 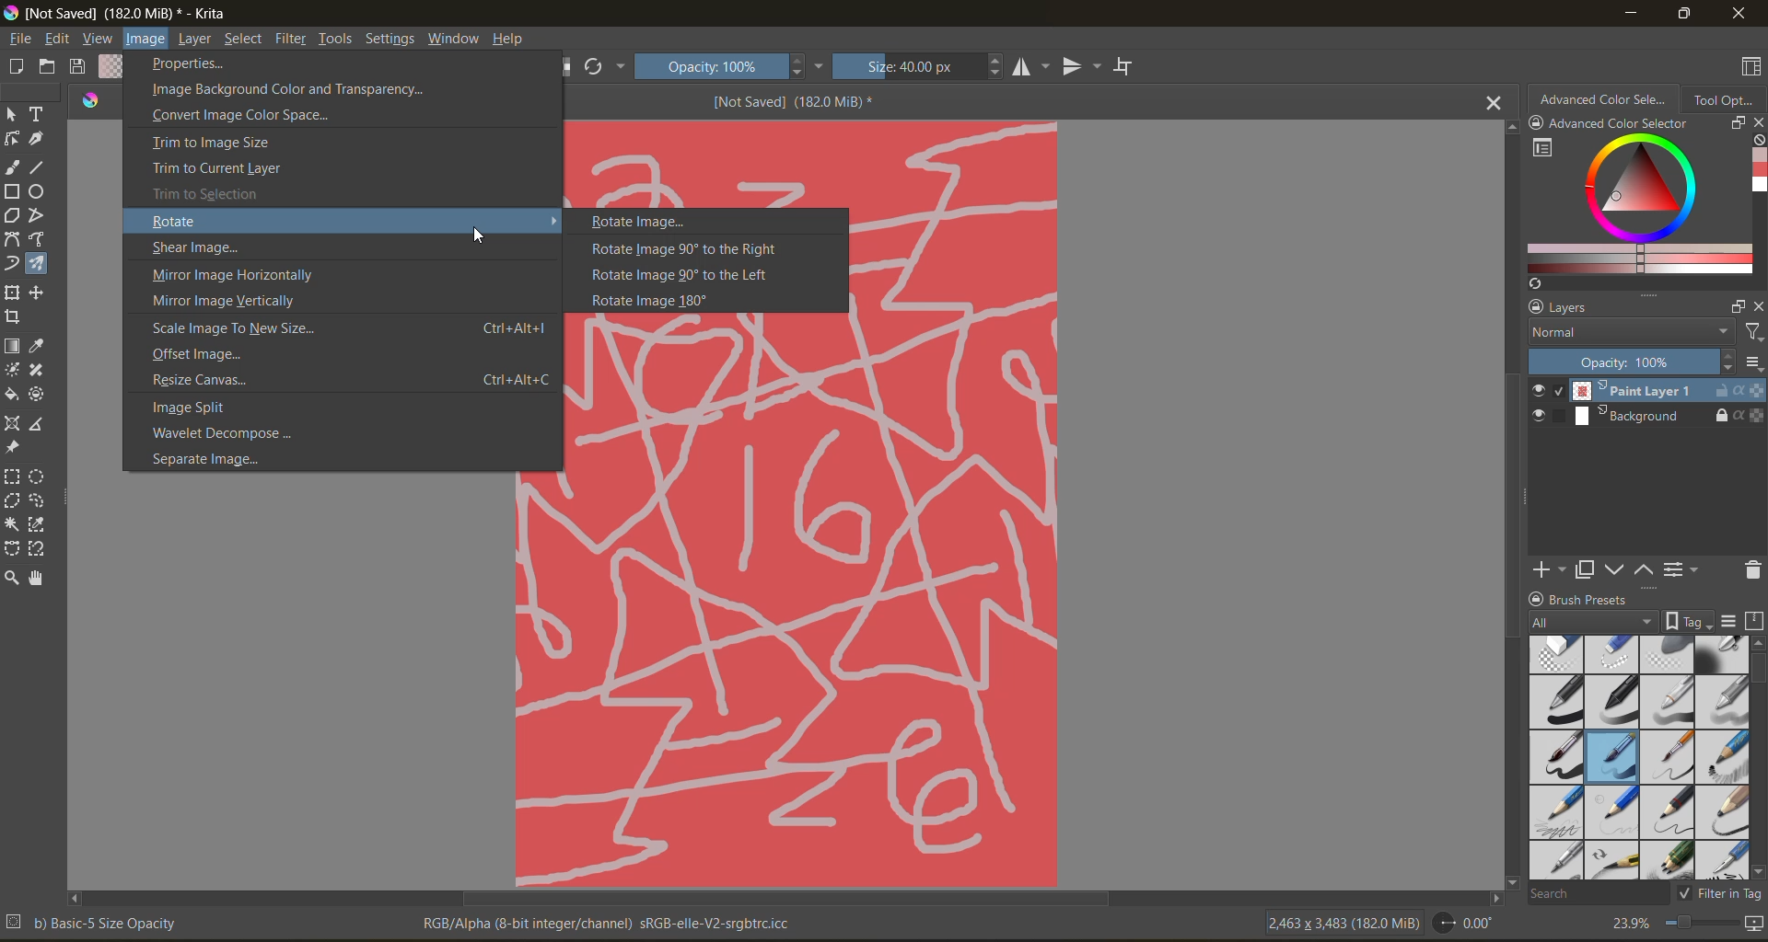 What do you see at coordinates (244, 40) in the screenshot?
I see `select` at bounding box center [244, 40].